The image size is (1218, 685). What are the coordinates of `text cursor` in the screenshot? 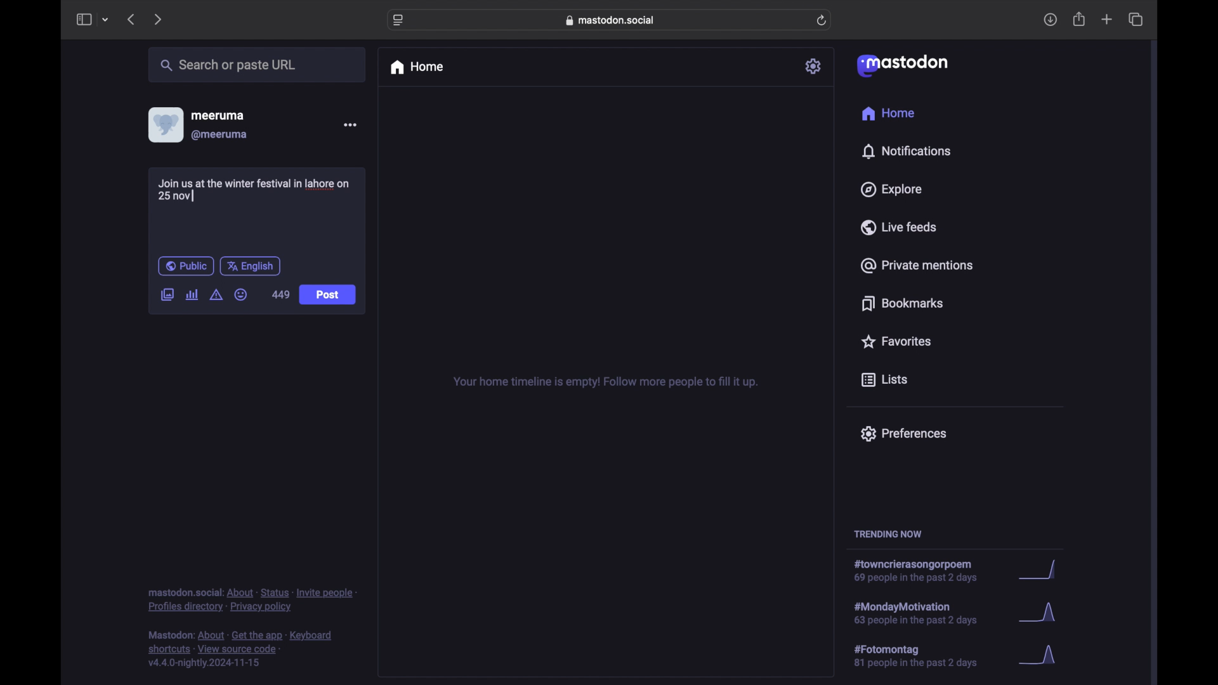 It's located at (193, 197).